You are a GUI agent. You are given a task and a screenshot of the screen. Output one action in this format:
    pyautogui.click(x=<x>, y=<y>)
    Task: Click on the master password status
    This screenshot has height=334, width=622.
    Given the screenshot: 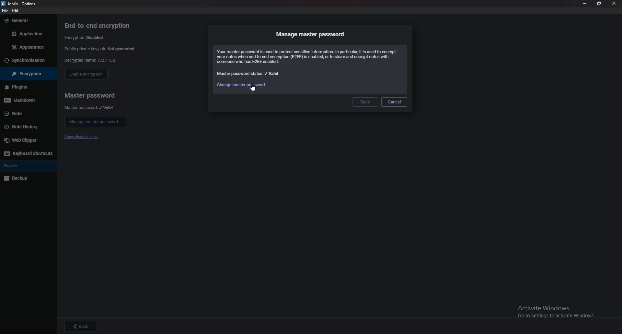 What is the action you would take?
    pyautogui.click(x=249, y=74)
    